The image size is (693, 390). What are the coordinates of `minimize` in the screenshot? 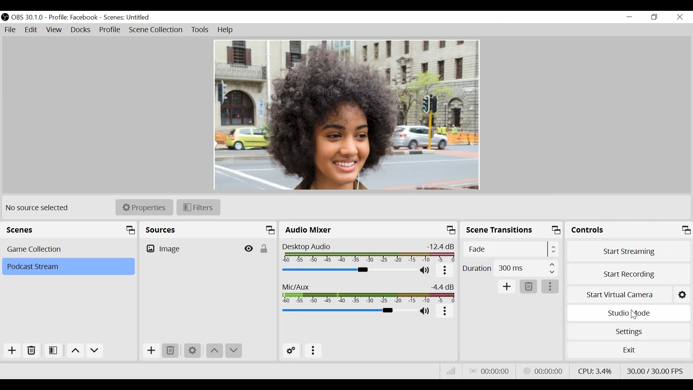 It's located at (629, 17).